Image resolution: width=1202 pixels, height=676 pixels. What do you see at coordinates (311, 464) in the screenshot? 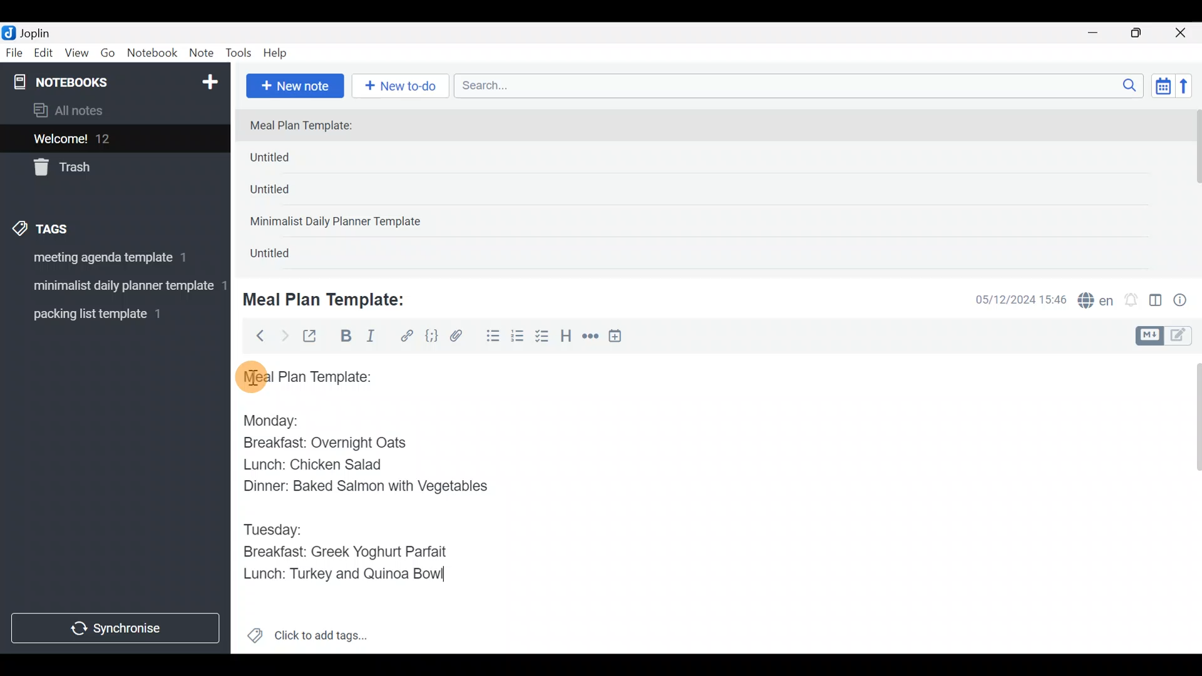
I see `Lunch: Chicken Salad` at bounding box center [311, 464].